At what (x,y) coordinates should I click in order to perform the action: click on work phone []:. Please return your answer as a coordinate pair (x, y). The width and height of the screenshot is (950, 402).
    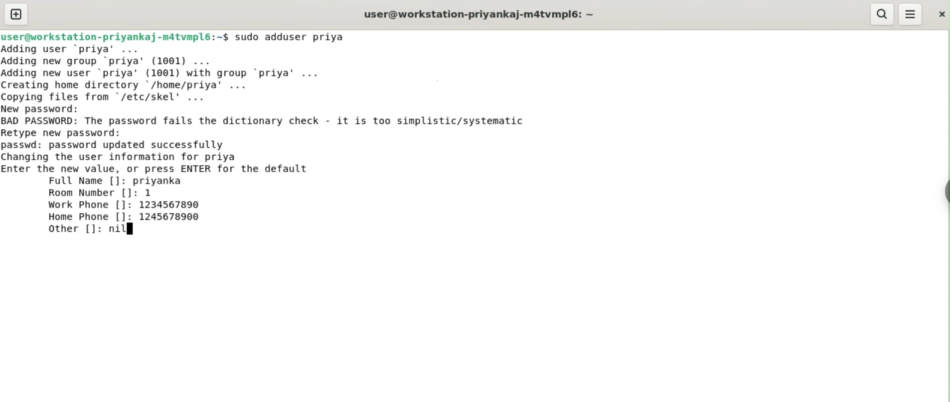
    Looking at the image, I should click on (86, 206).